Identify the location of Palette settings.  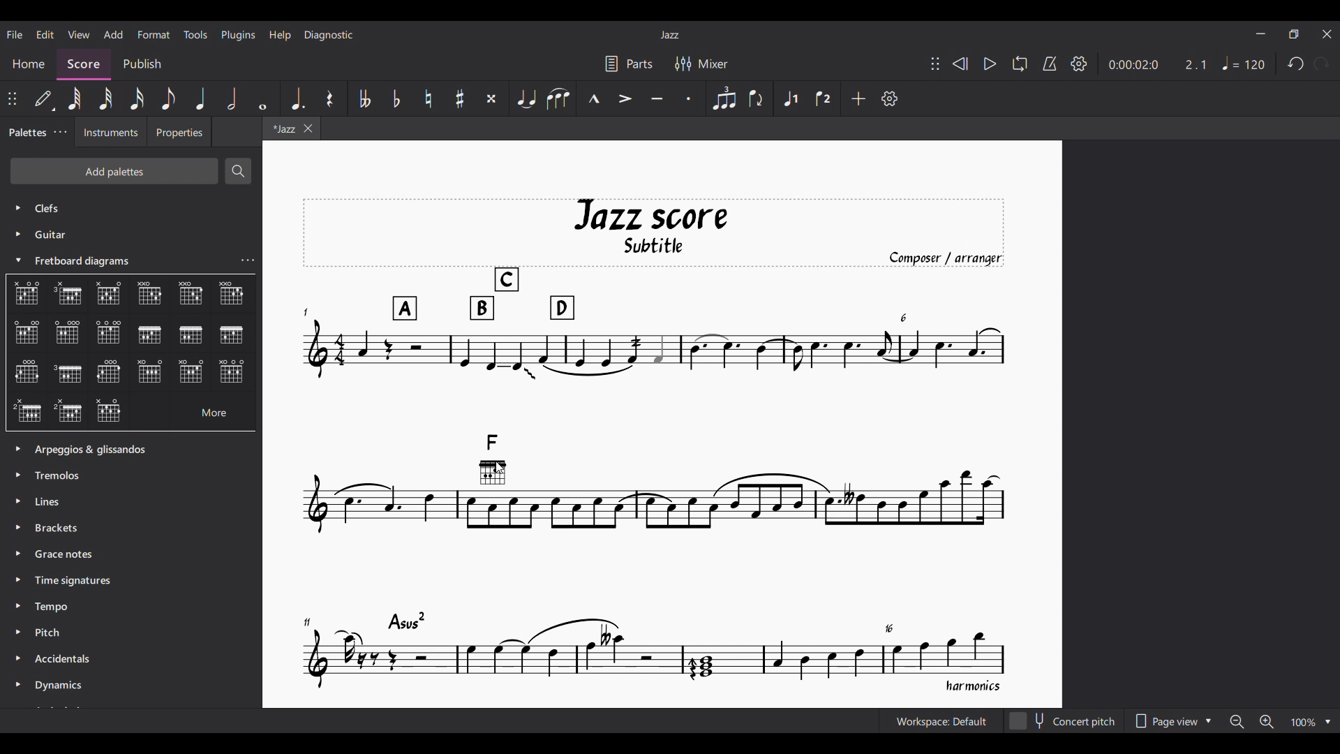
(61, 131).